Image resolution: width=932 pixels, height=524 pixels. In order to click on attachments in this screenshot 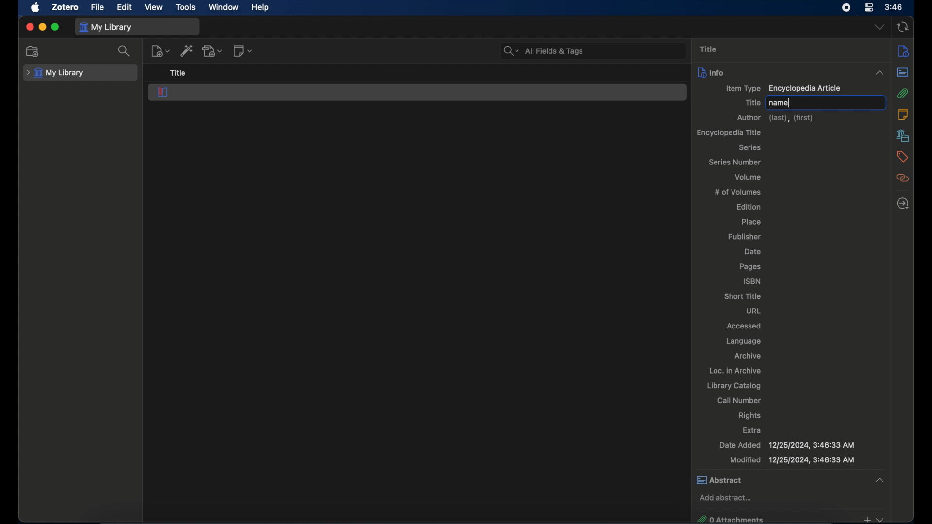, I will do `click(903, 93)`.